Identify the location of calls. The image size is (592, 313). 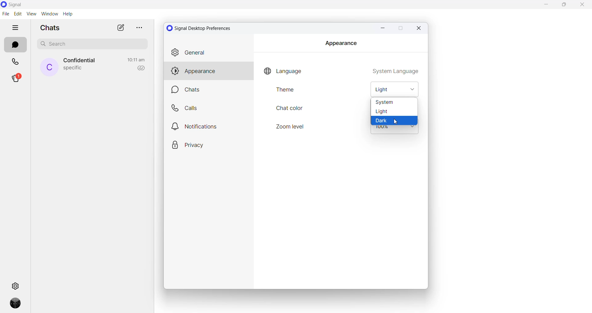
(16, 63).